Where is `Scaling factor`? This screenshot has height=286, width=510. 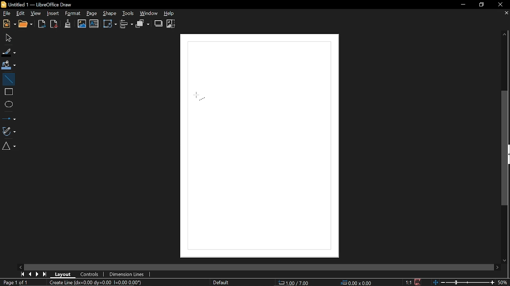 Scaling factor is located at coordinates (408, 282).